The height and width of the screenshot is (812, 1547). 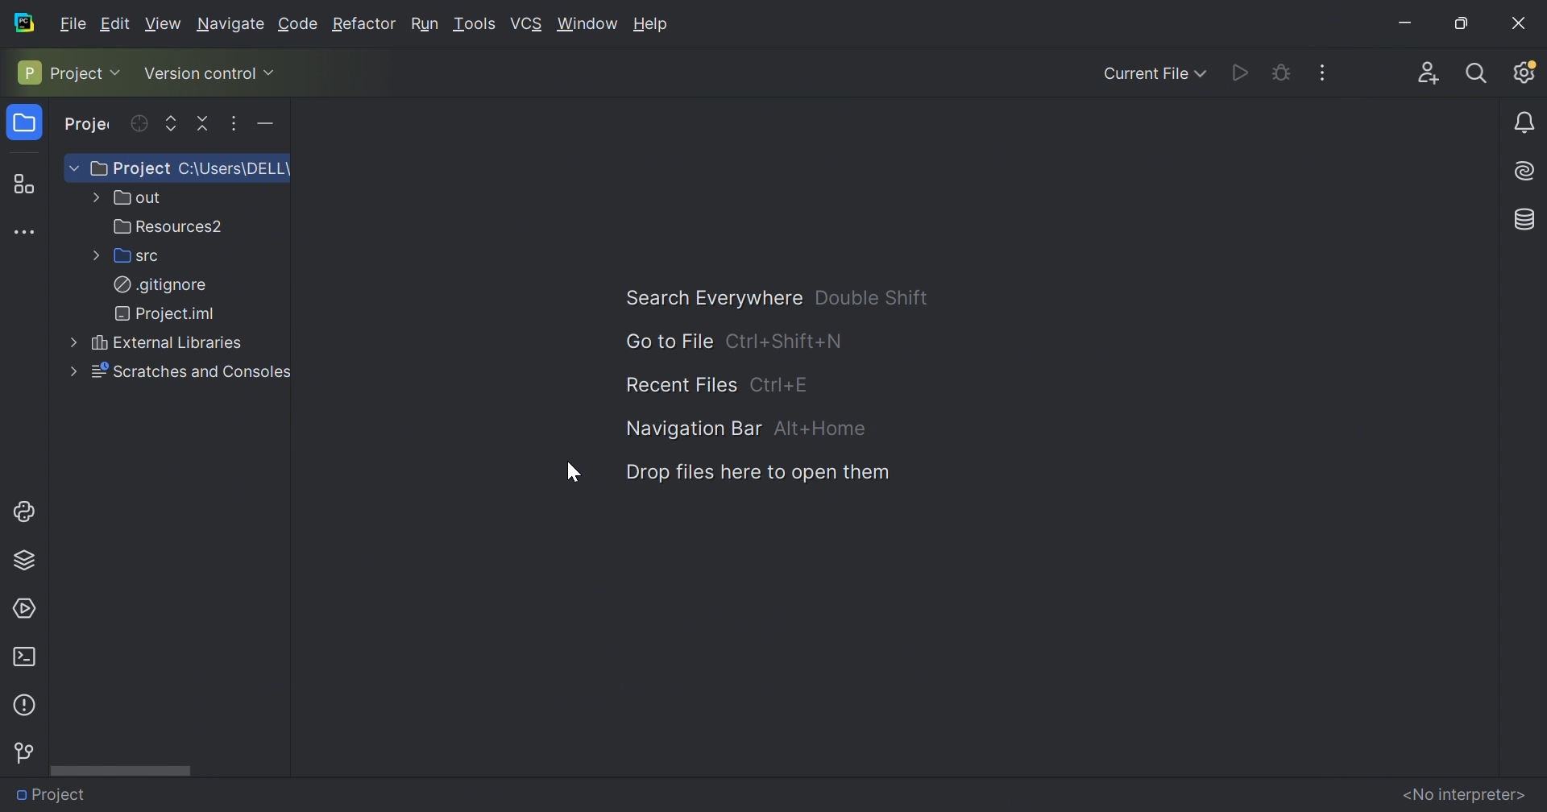 I want to click on Options, so click(x=232, y=122).